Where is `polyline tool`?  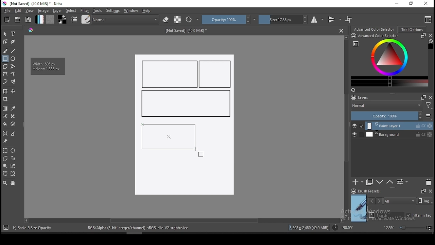
polyline tool is located at coordinates (13, 66).